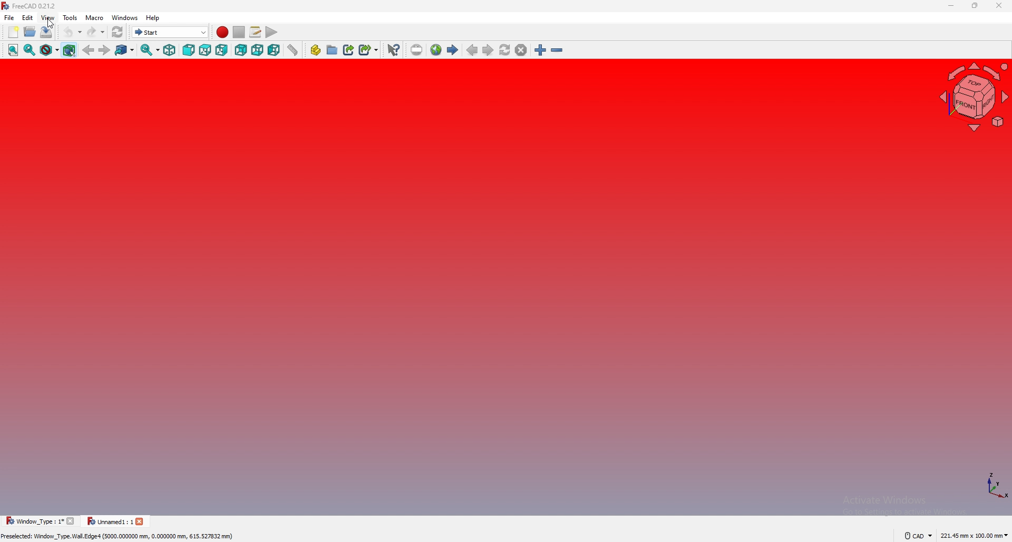  What do you see at coordinates (473, 51) in the screenshot?
I see `previous page` at bounding box center [473, 51].